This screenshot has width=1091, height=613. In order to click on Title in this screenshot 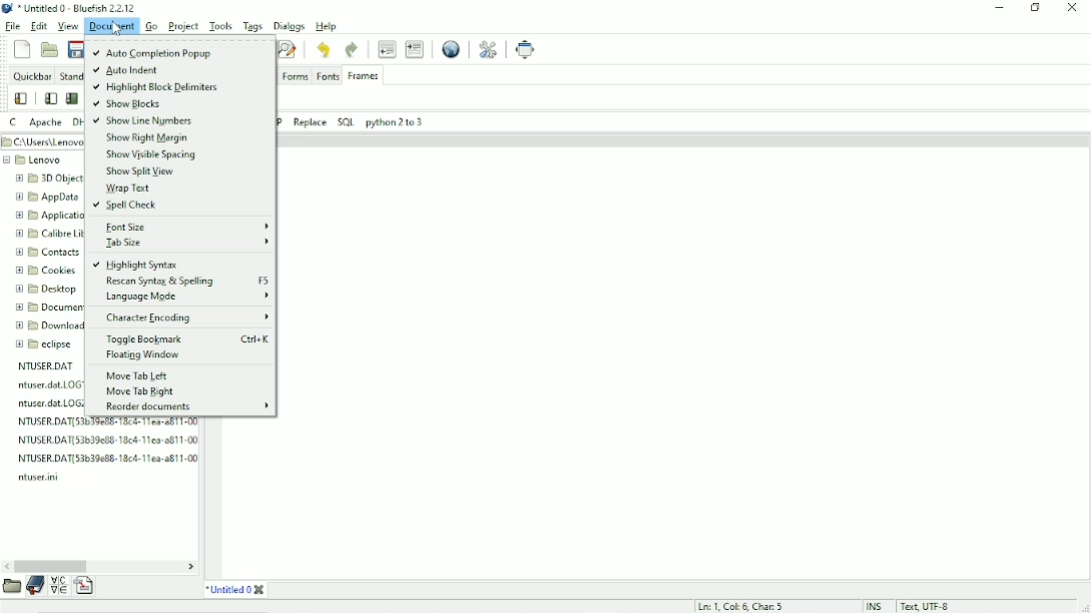, I will do `click(237, 590)`.